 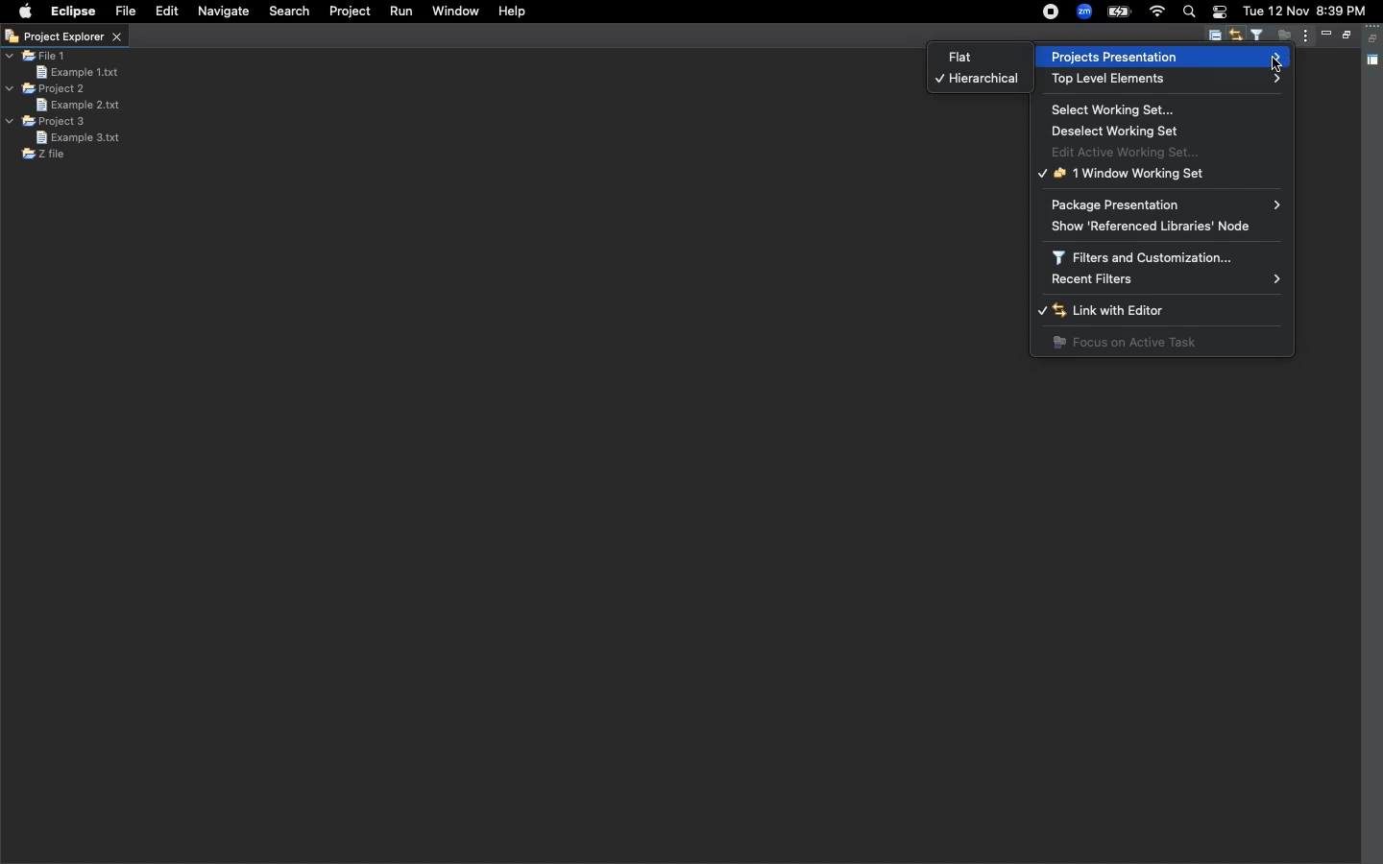 I want to click on Flat, so click(x=954, y=58).